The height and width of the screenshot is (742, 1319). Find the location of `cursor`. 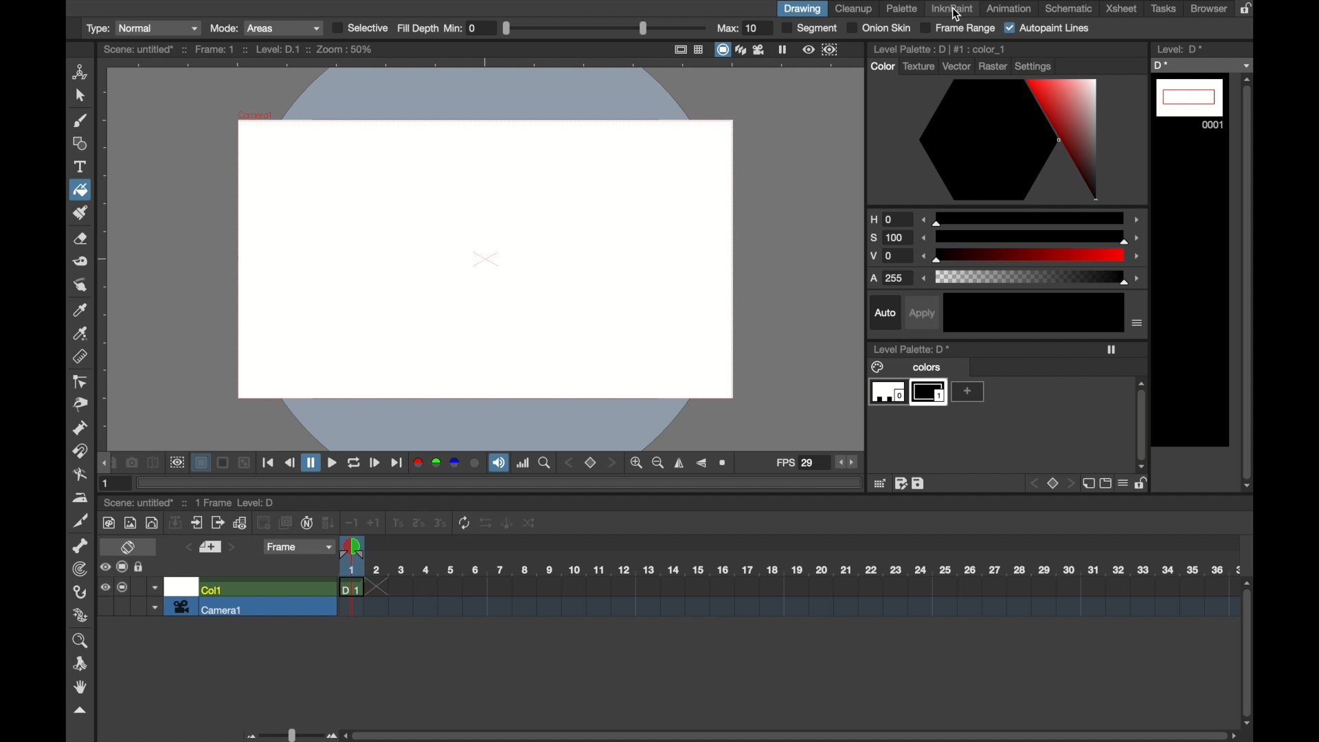

cursor is located at coordinates (956, 14).